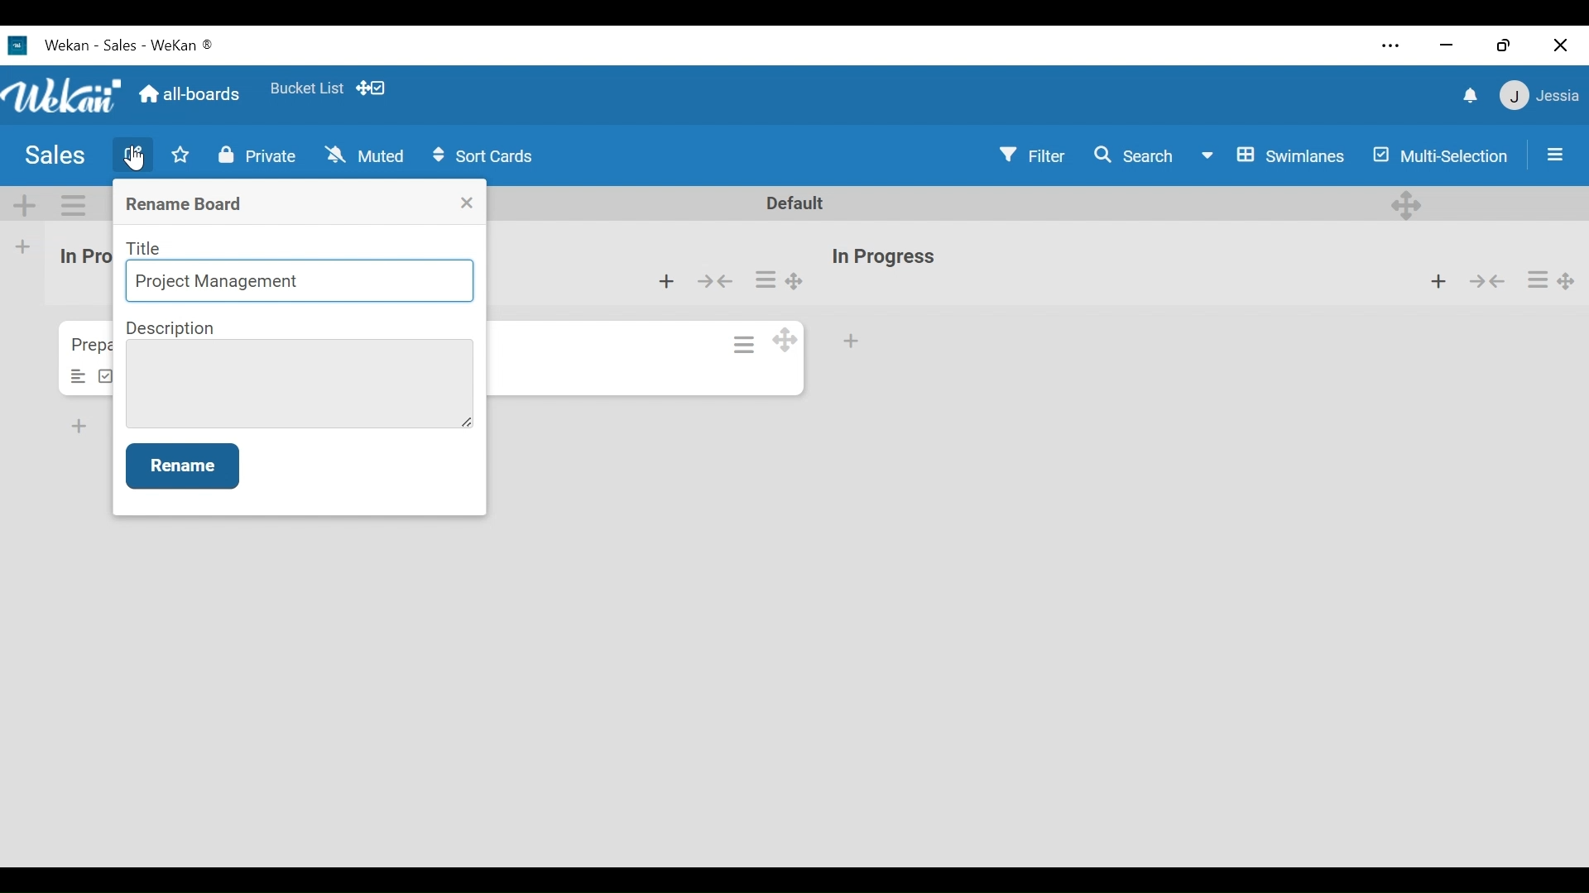 This screenshot has width=1589, height=893. What do you see at coordinates (1553, 155) in the screenshot?
I see `Sidebar` at bounding box center [1553, 155].